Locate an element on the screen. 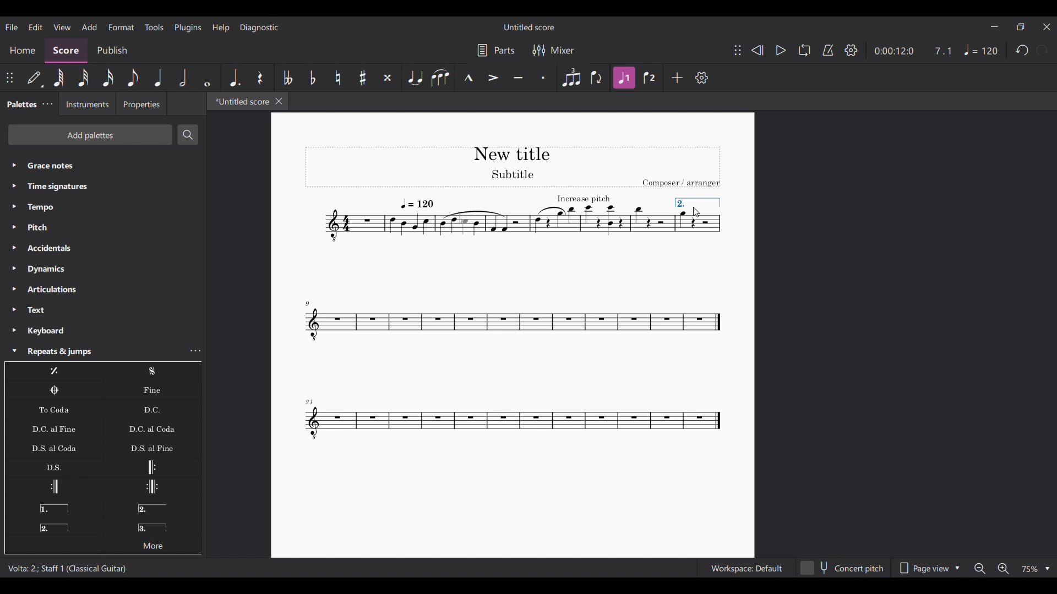 The width and height of the screenshot is (1057, 594). Segno is located at coordinates (152, 371).